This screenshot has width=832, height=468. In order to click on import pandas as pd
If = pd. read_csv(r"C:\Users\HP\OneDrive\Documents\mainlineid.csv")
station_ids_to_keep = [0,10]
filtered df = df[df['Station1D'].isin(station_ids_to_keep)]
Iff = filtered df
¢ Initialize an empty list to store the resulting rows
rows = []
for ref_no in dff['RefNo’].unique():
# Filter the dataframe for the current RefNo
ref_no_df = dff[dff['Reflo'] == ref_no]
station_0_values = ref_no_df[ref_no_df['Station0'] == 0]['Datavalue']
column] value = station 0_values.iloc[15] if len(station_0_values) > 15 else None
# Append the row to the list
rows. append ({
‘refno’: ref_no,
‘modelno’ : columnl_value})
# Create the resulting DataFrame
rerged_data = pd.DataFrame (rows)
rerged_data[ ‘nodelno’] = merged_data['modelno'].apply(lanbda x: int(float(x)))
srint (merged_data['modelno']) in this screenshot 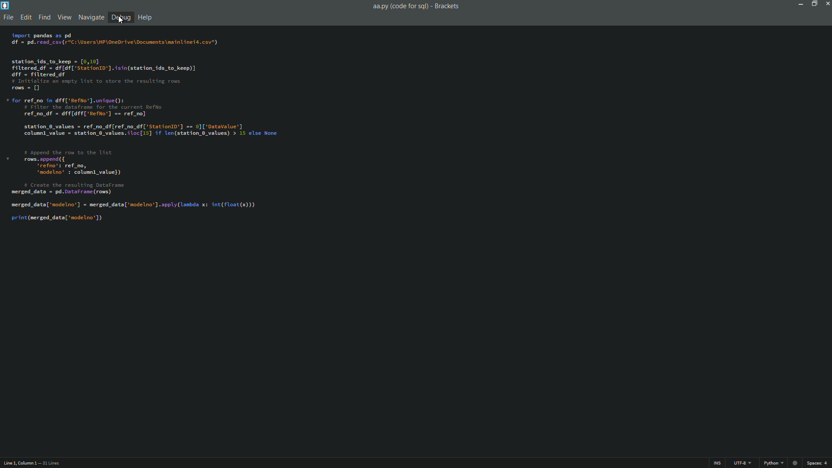, I will do `click(166, 134)`.